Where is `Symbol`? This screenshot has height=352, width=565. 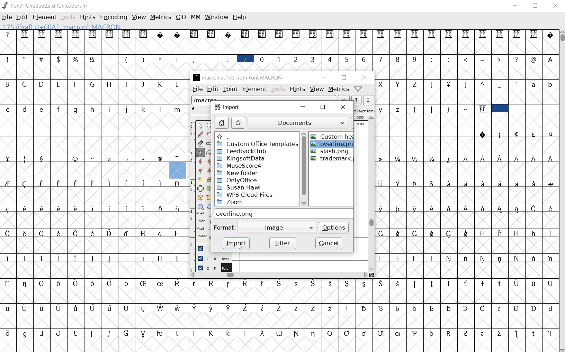
Symbol is located at coordinates (43, 282).